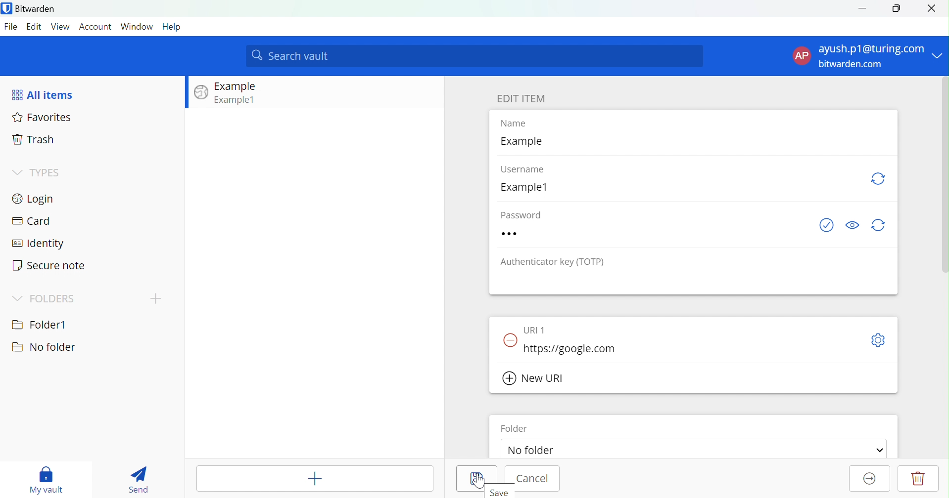  I want to click on Help, so click(173, 26).